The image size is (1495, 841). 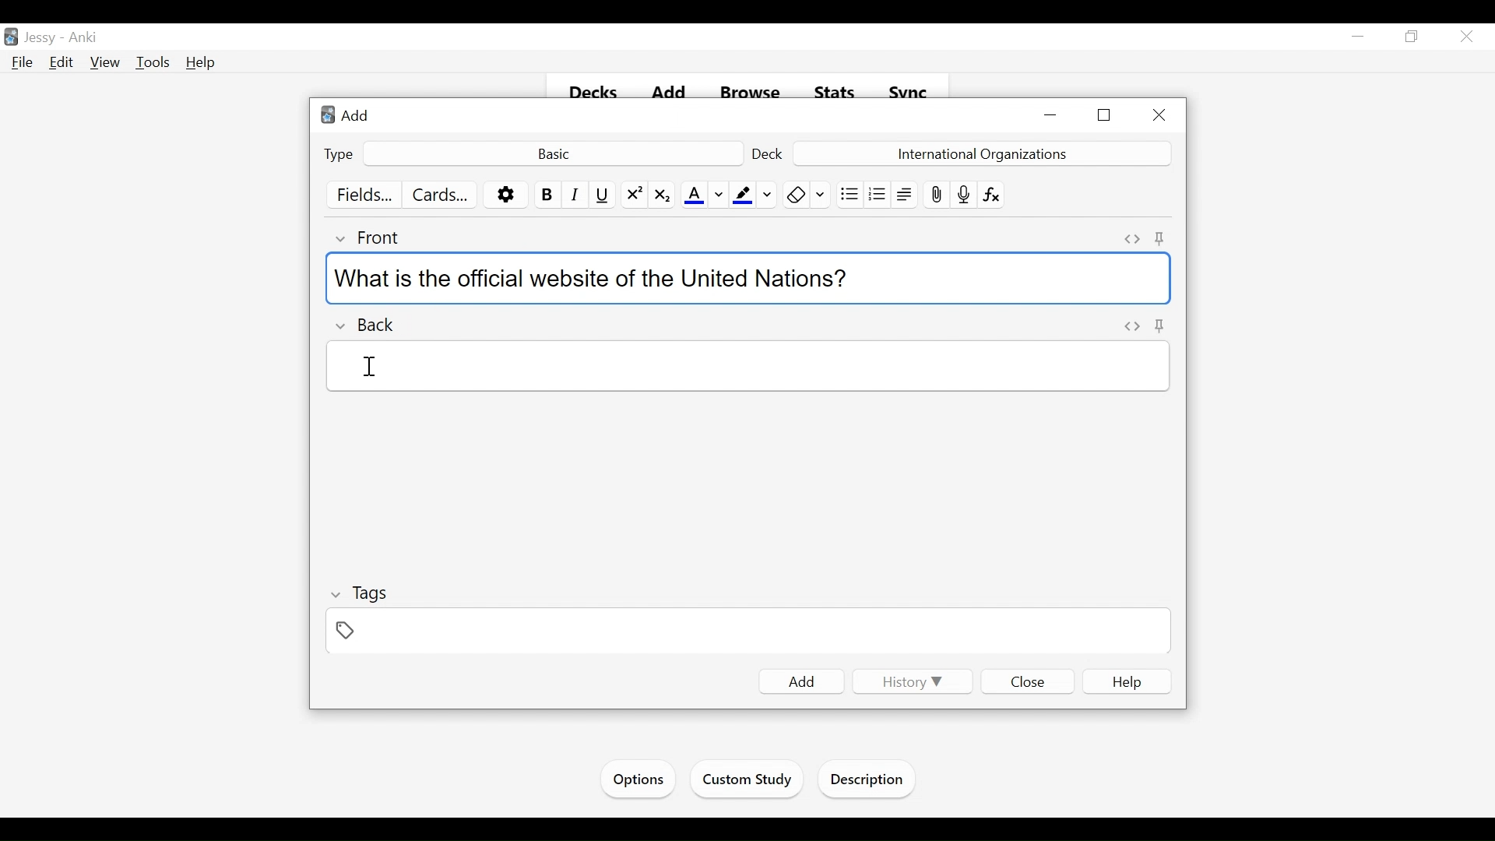 What do you see at coordinates (153, 62) in the screenshot?
I see `Tools` at bounding box center [153, 62].